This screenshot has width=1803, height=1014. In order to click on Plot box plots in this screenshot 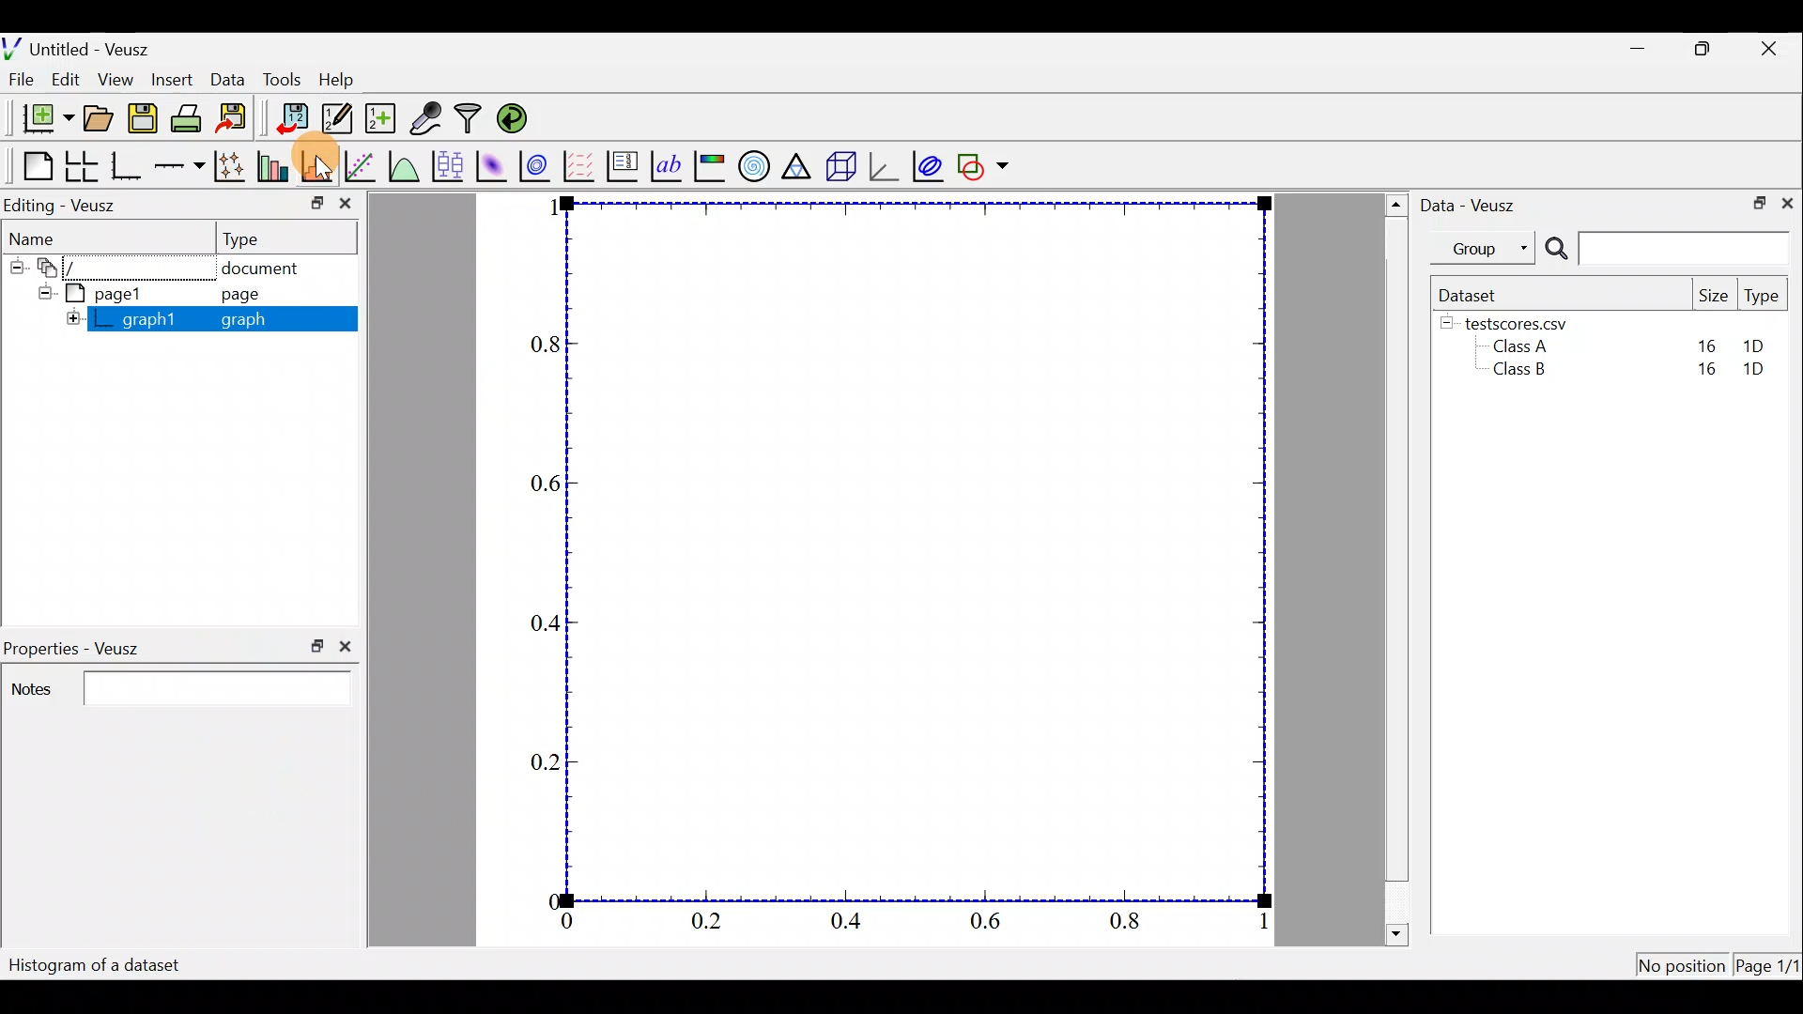, I will do `click(446, 164)`.